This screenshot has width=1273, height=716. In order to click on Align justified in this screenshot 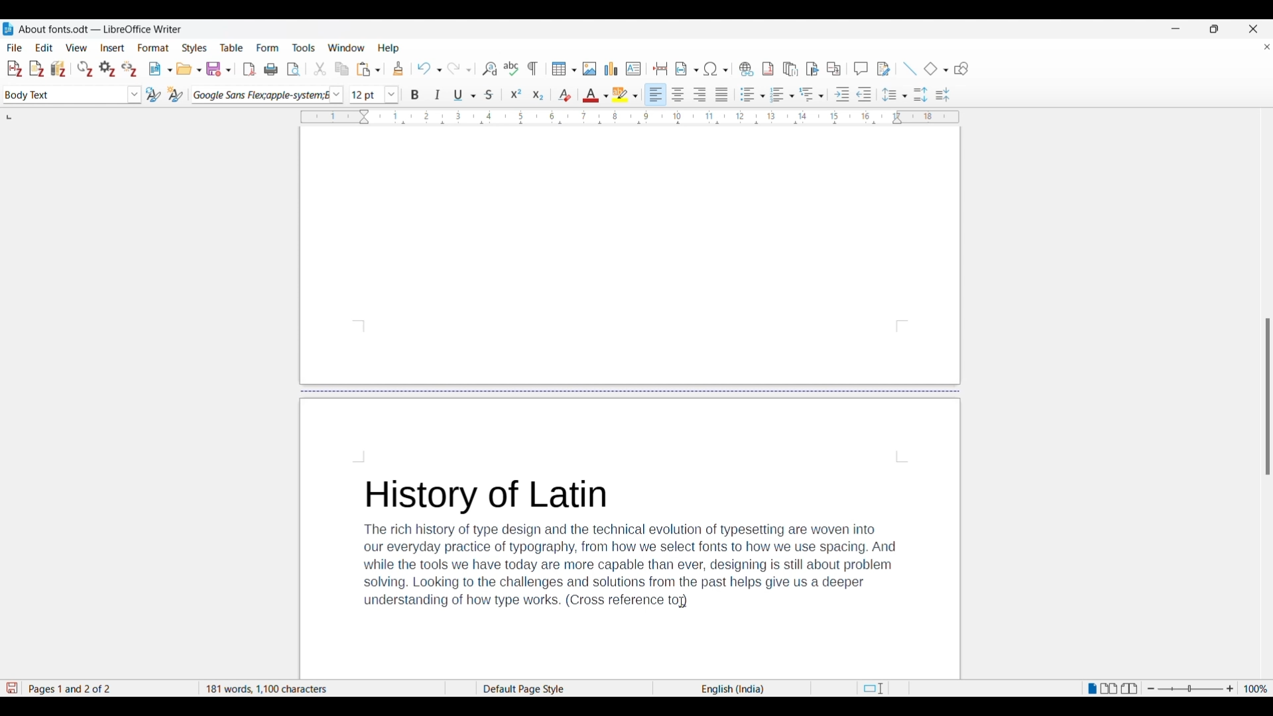, I will do `click(722, 94)`.